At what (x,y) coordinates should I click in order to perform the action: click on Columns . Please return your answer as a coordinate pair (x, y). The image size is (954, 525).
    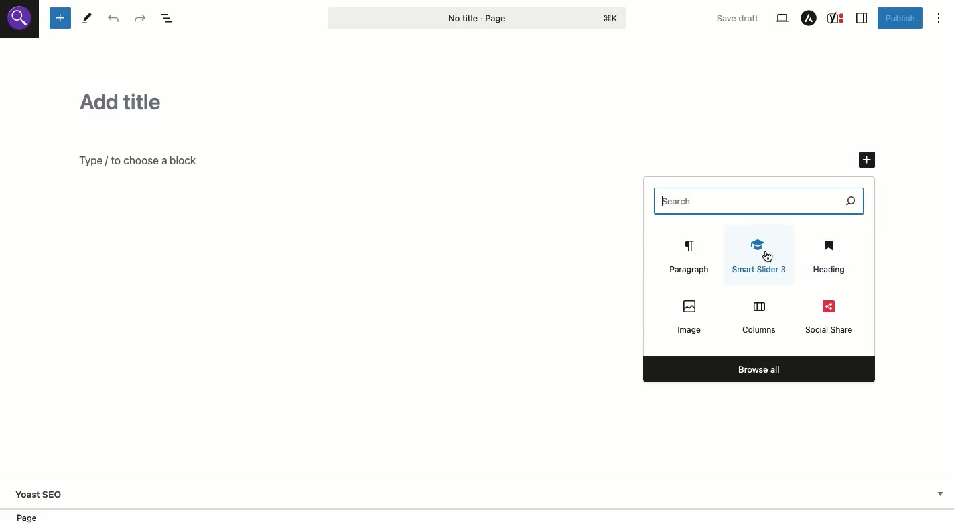
    Looking at the image, I should click on (758, 317).